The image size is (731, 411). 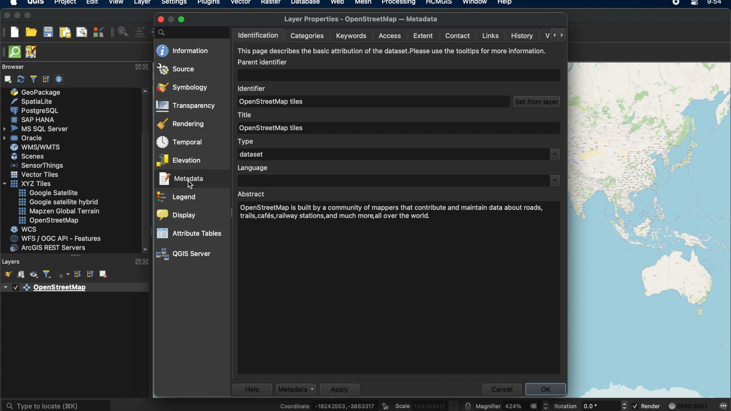 What do you see at coordinates (182, 88) in the screenshot?
I see `symbology` at bounding box center [182, 88].